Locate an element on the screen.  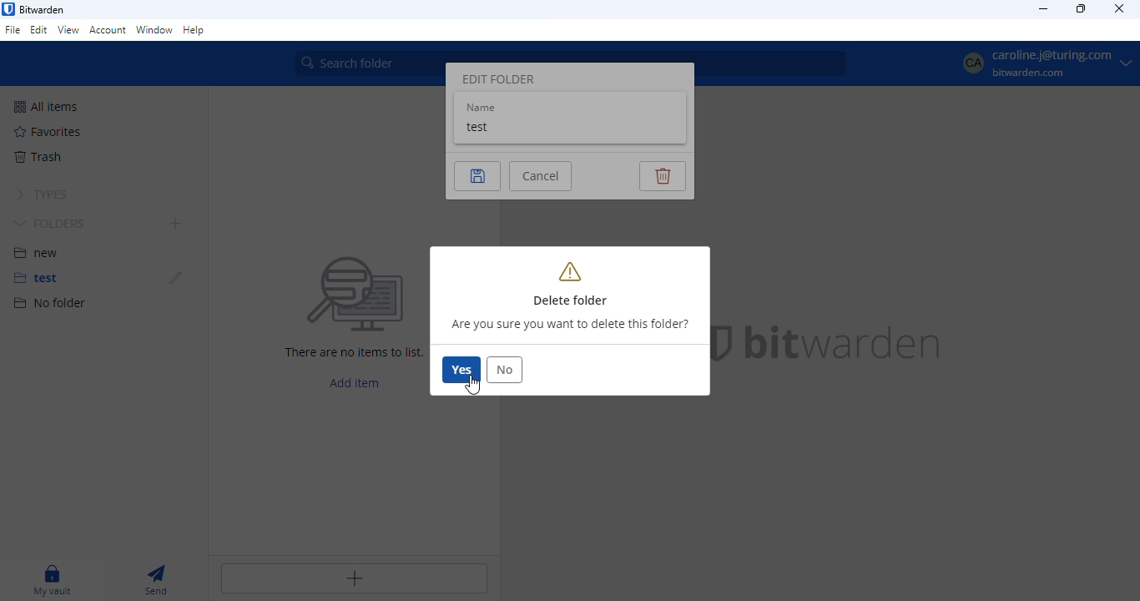
logo is located at coordinates (8, 9).